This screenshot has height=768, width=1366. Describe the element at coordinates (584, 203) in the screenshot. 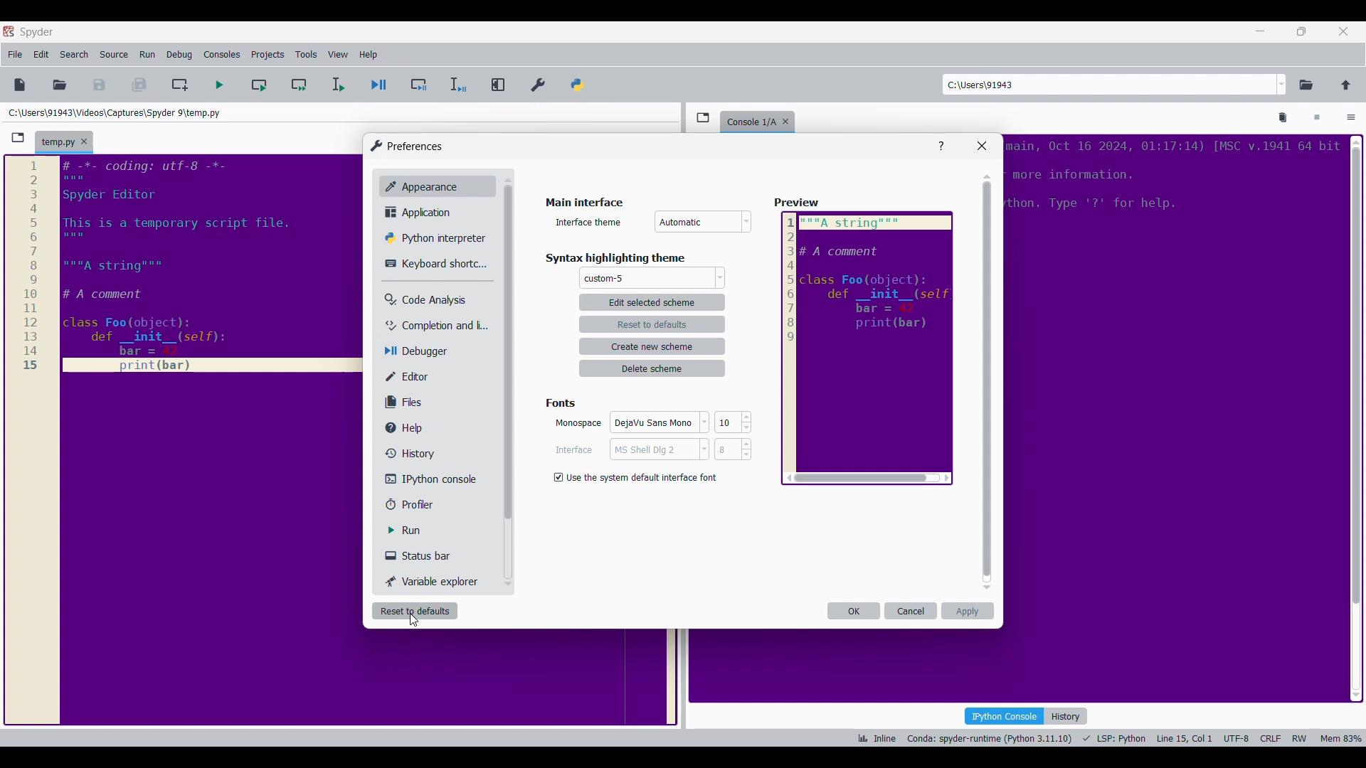

I see `Section title` at that location.